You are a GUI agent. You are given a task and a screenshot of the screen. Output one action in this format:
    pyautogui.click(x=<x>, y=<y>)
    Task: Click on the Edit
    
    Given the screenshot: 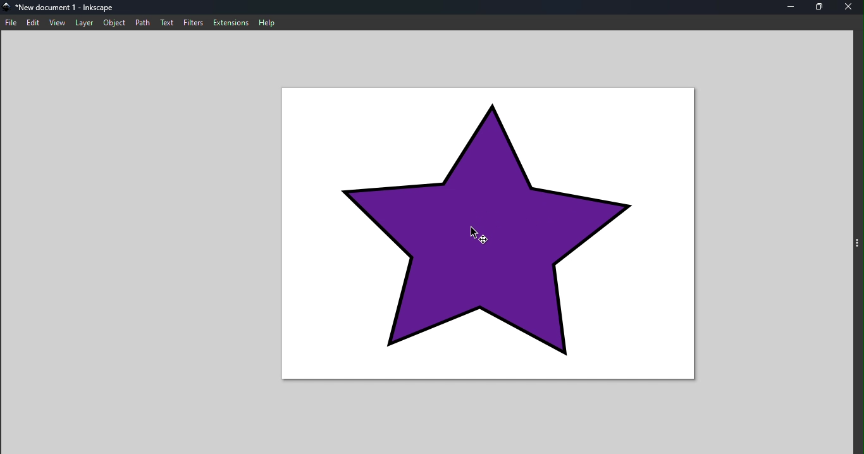 What is the action you would take?
    pyautogui.click(x=35, y=23)
    